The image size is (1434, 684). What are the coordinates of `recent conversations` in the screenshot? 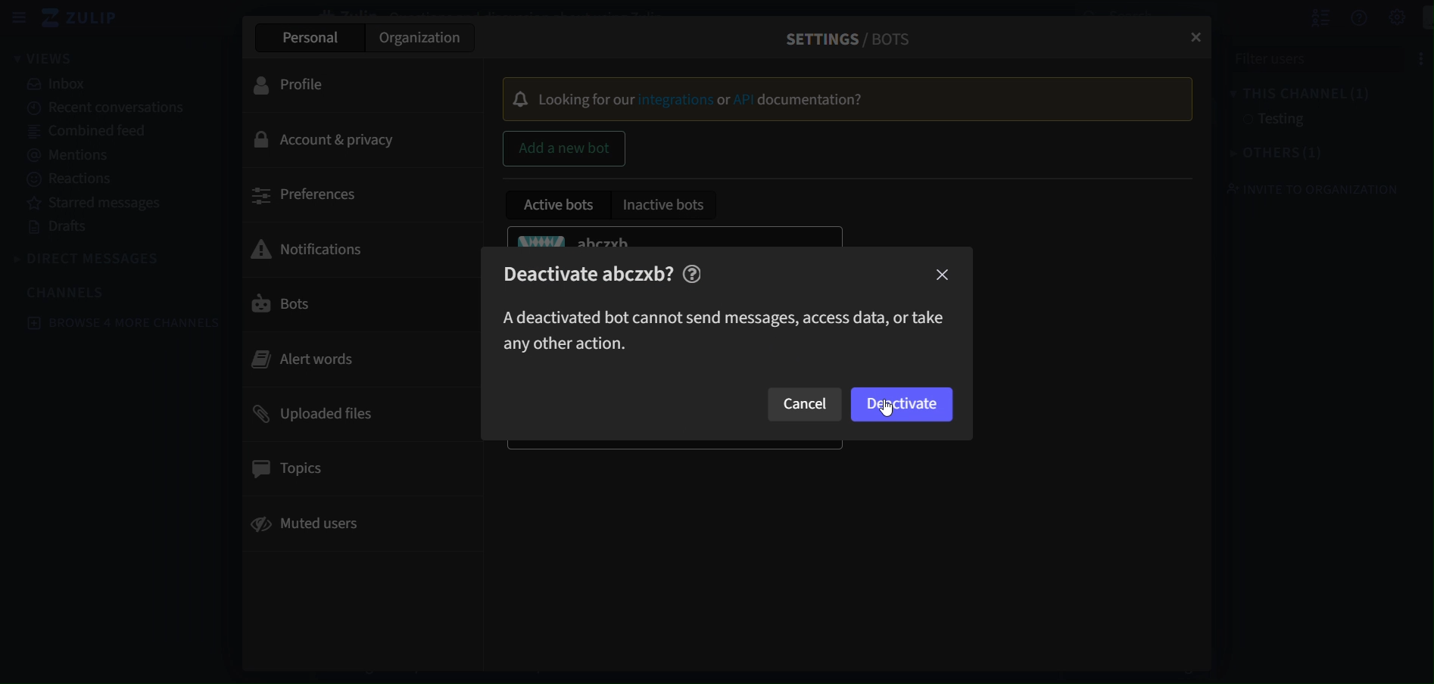 It's located at (108, 109).